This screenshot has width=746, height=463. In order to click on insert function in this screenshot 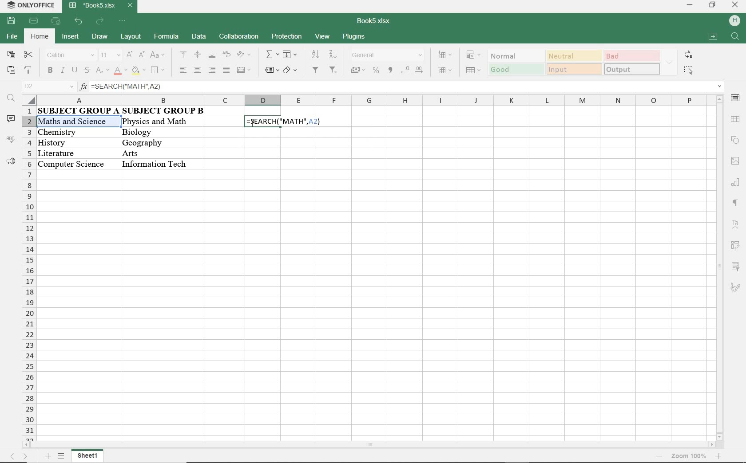, I will do `click(401, 87)`.